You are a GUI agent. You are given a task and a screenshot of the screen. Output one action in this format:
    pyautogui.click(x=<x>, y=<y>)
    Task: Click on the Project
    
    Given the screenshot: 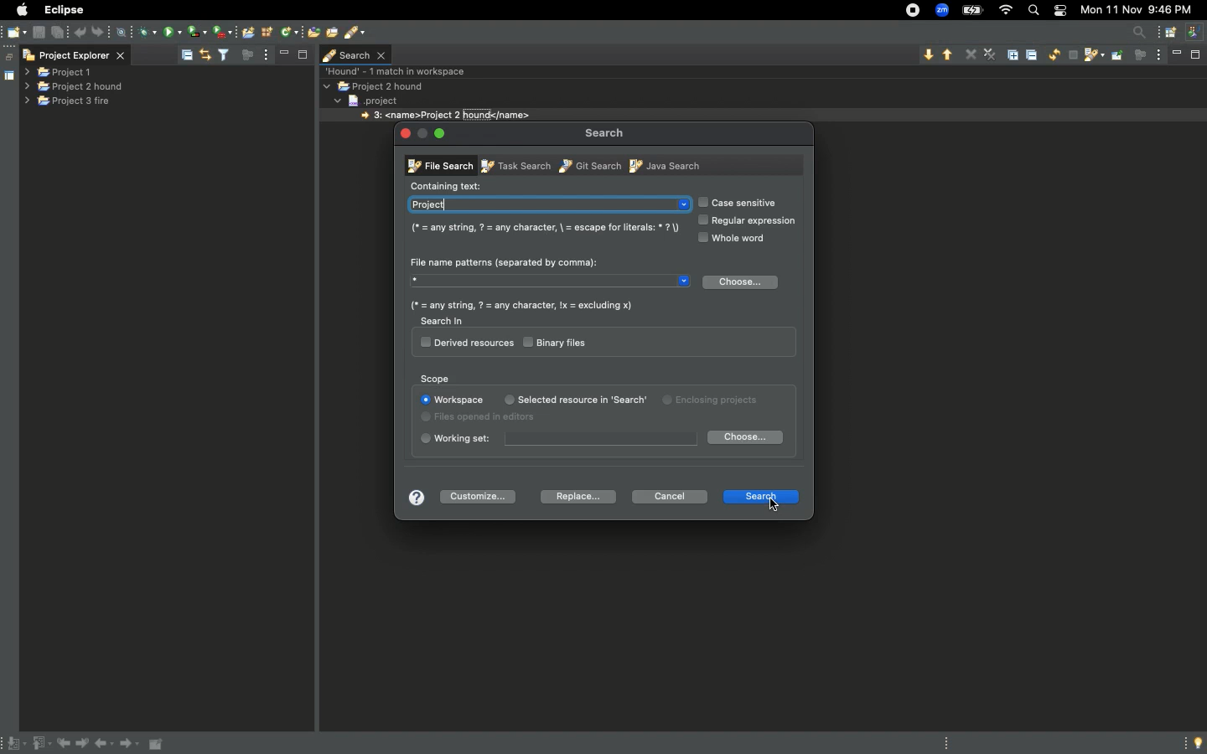 What is the action you would take?
    pyautogui.click(x=380, y=100)
    